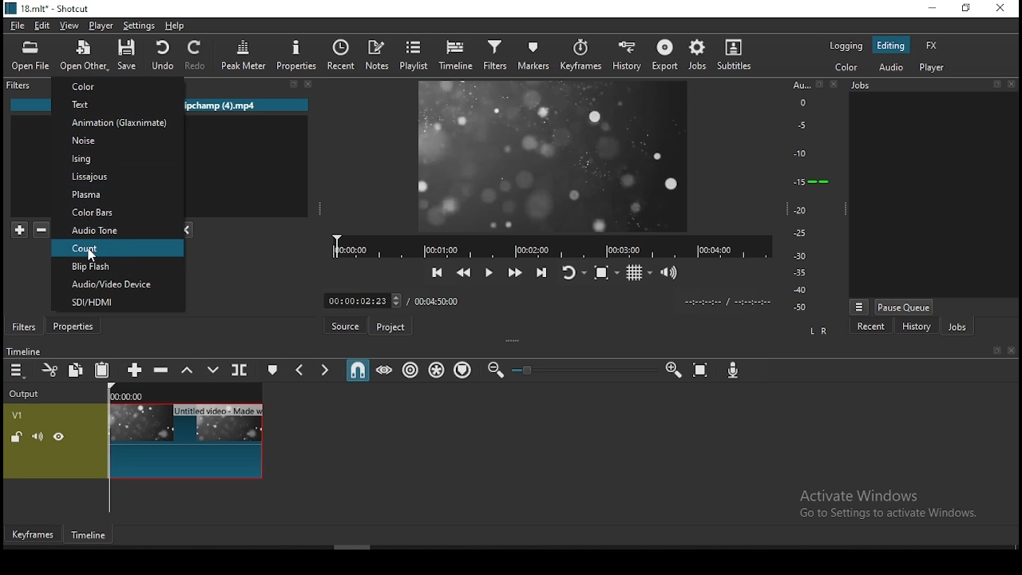 This screenshot has width=1022, height=575. What do you see at coordinates (895, 68) in the screenshot?
I see `audio` at bounding box center [895, 68].